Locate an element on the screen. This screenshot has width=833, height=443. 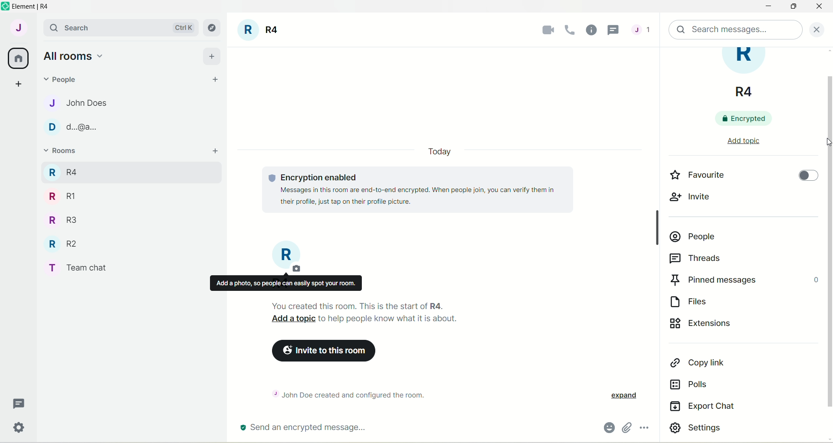
threads is located at coordinates (699, 259).